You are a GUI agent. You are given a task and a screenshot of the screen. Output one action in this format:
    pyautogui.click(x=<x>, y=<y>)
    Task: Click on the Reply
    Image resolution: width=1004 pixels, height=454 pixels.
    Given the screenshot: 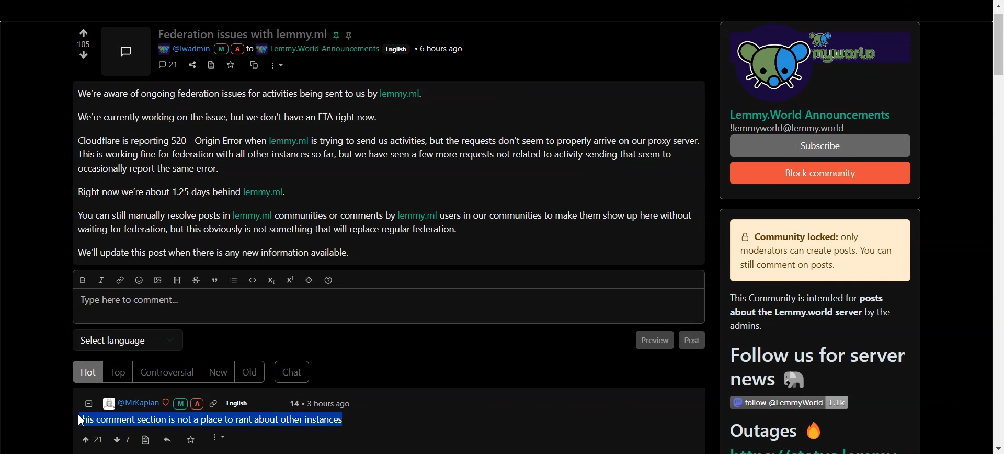 What is the action you would take?
    pyautogui.click(x=168, y=440)
    